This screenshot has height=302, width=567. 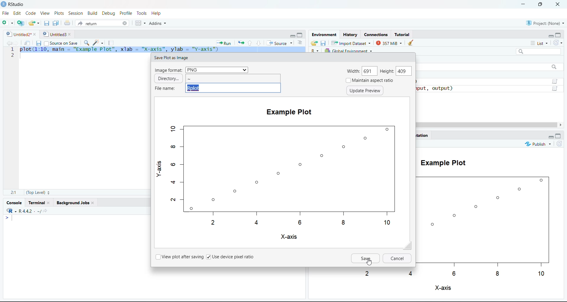 I want to click on Show document outline (Ctrl + Shift + O), so click(x=299, y=42).